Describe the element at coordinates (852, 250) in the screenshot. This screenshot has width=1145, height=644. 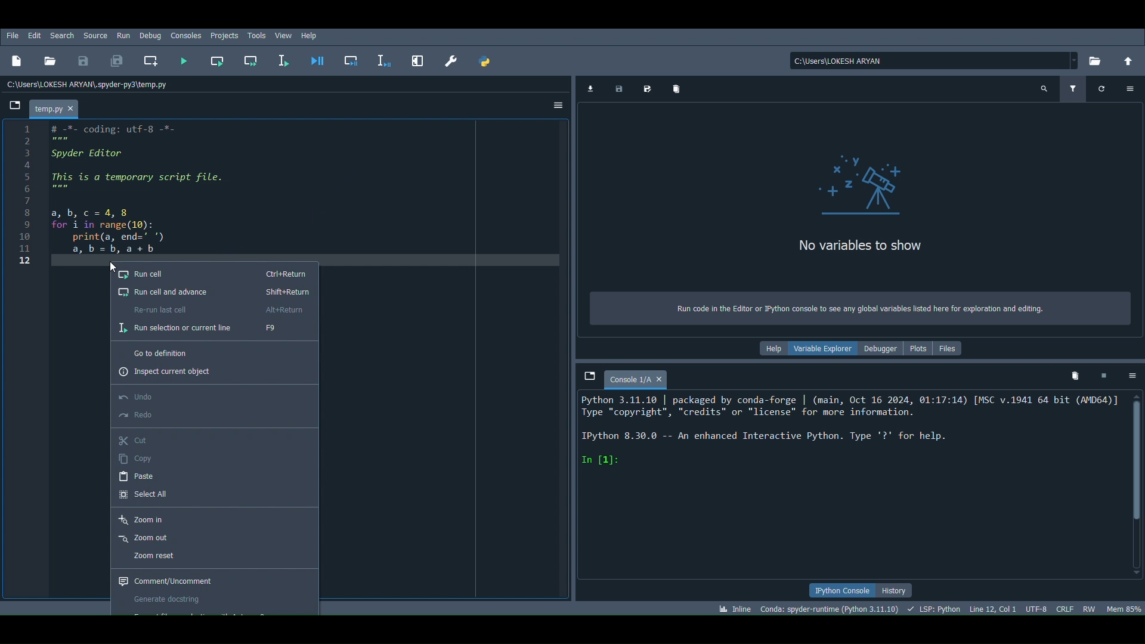
I see `no Variables to show` at that location.